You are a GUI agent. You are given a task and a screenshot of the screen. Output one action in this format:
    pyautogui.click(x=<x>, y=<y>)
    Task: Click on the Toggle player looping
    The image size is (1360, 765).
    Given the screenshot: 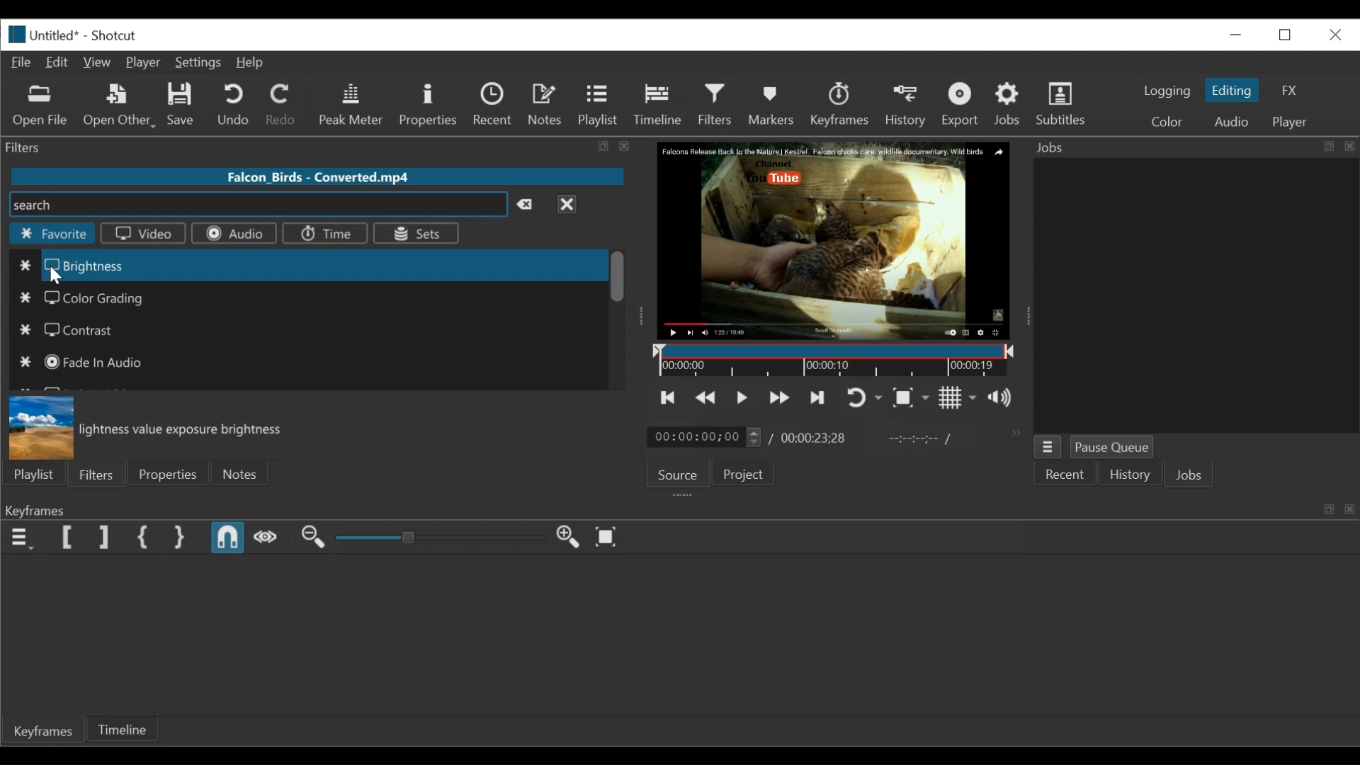 What is the action you would take?
    pyautogui.click(x=862, y=399)
    